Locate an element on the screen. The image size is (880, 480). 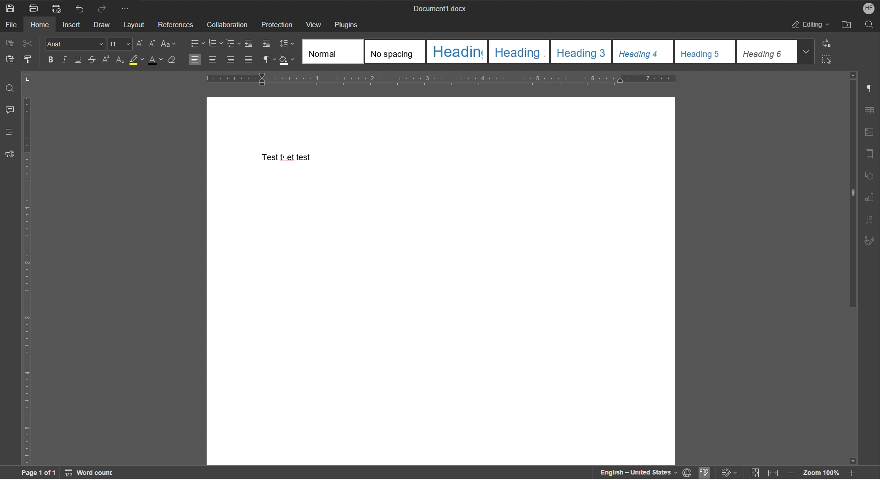
Save is located at coordinates (9, 7).